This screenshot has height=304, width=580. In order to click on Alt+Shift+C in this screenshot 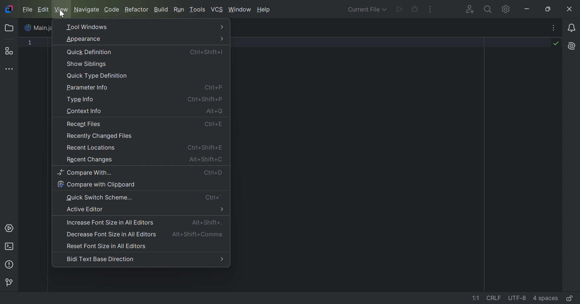, I will do `click(206, 159)`.